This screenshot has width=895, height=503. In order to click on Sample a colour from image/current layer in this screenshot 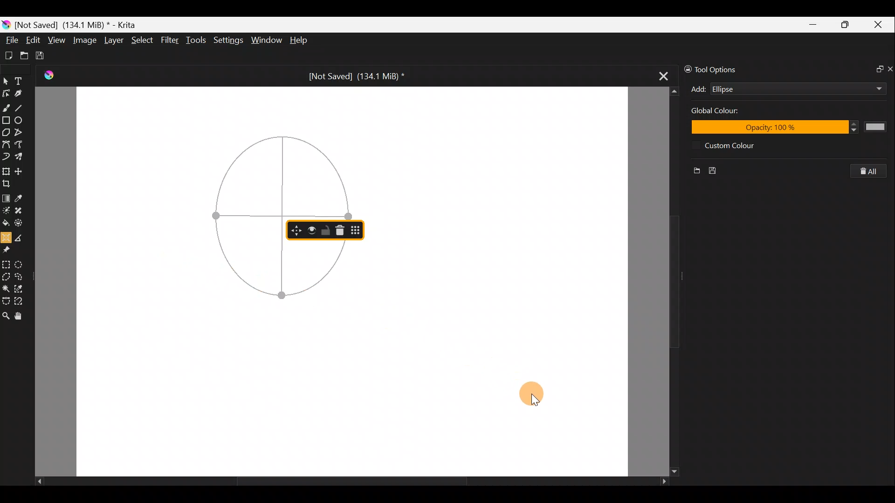, I will do `click(20, 197)`.